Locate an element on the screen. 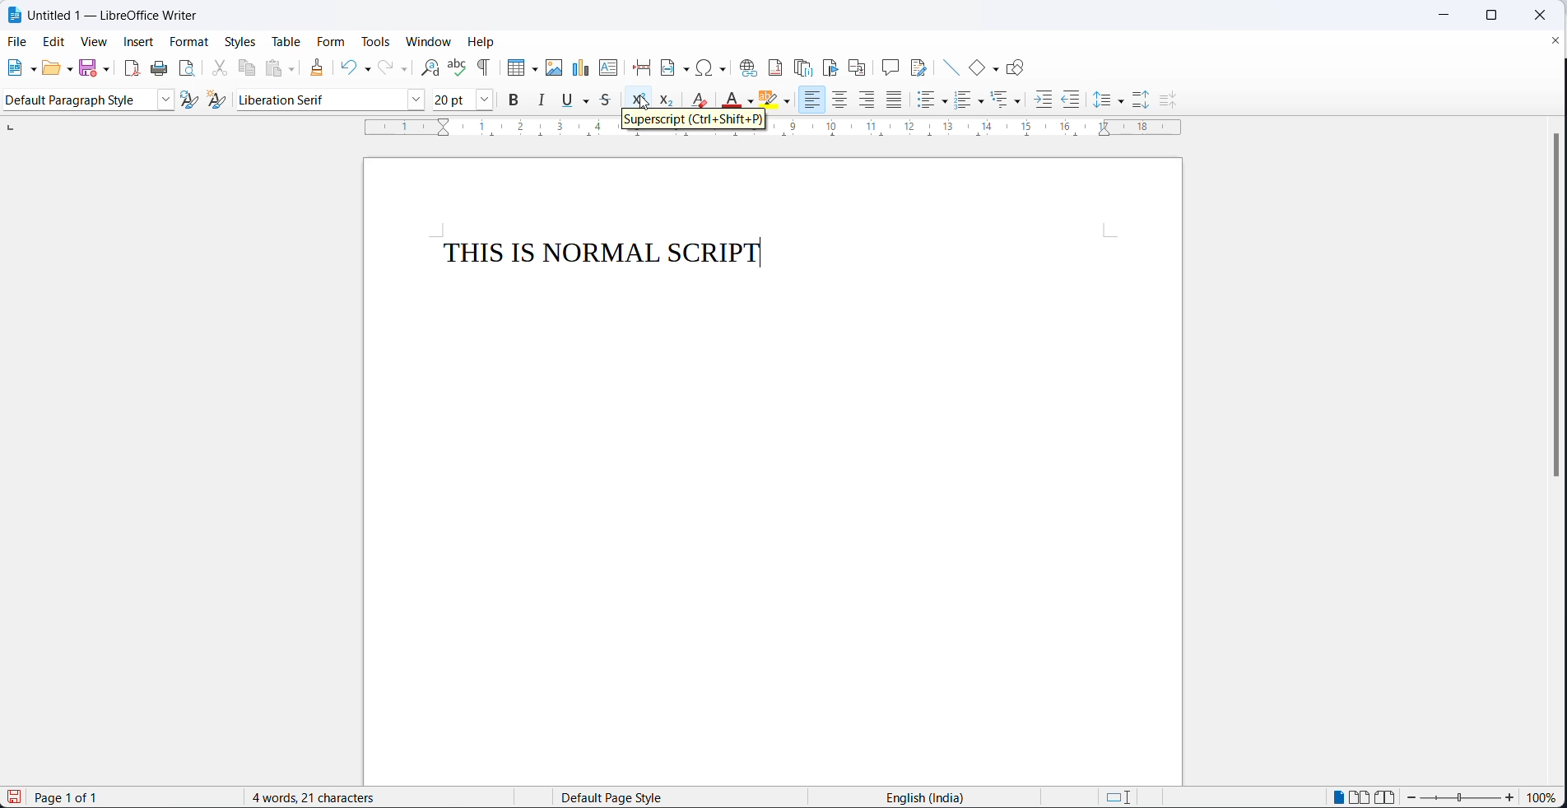  clear direct formatting  is located at coordinates (702, 100).